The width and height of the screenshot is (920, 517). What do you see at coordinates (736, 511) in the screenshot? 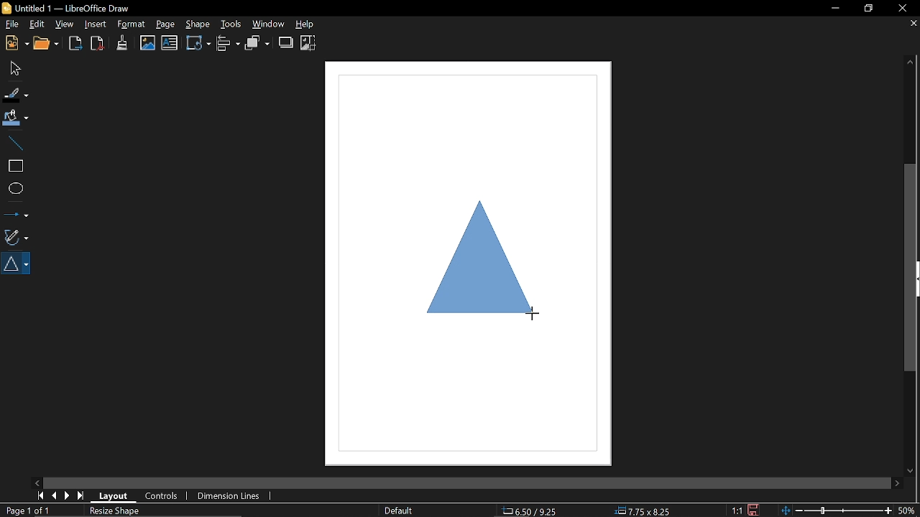
I see `Scaling factor` at bounding box center [736, 511].